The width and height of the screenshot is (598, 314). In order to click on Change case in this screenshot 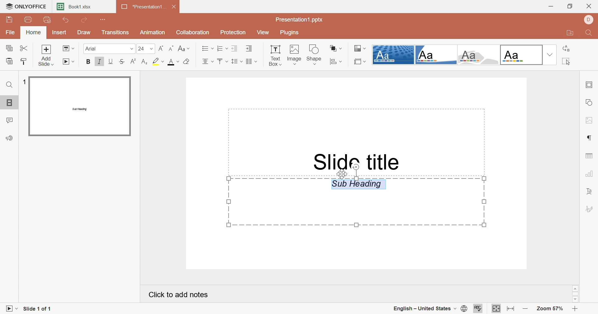, I will do `click(183, 48)`.